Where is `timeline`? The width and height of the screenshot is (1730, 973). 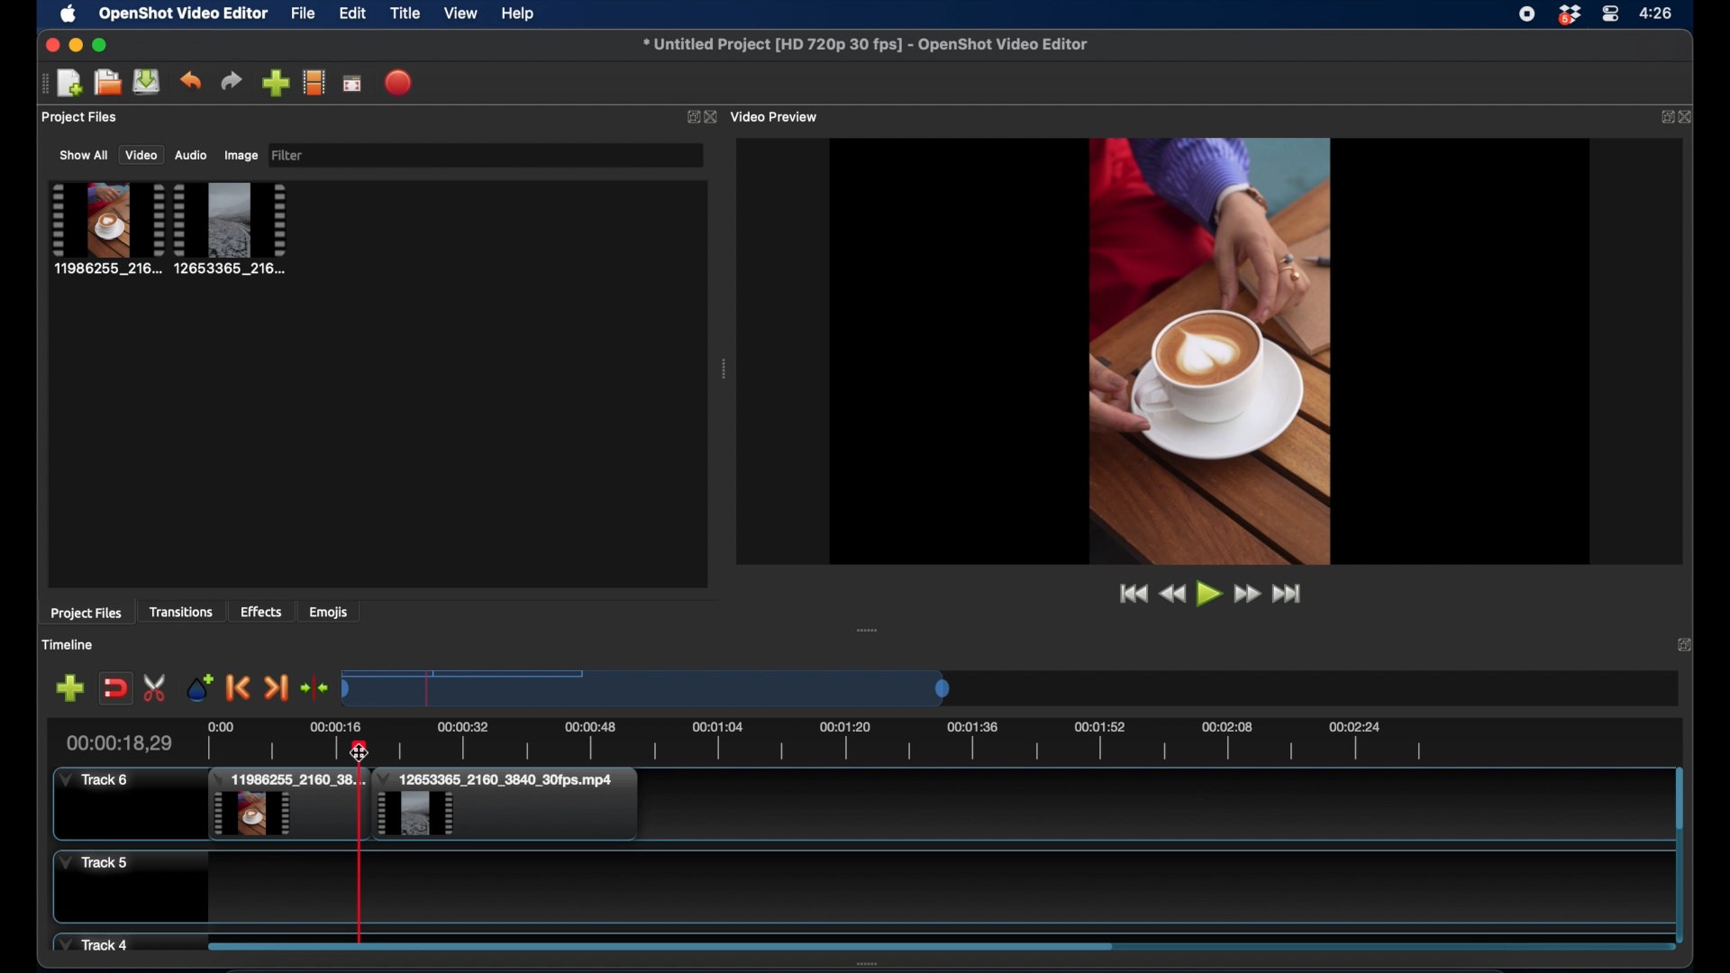 timeline is located at coordinates (69, 644).